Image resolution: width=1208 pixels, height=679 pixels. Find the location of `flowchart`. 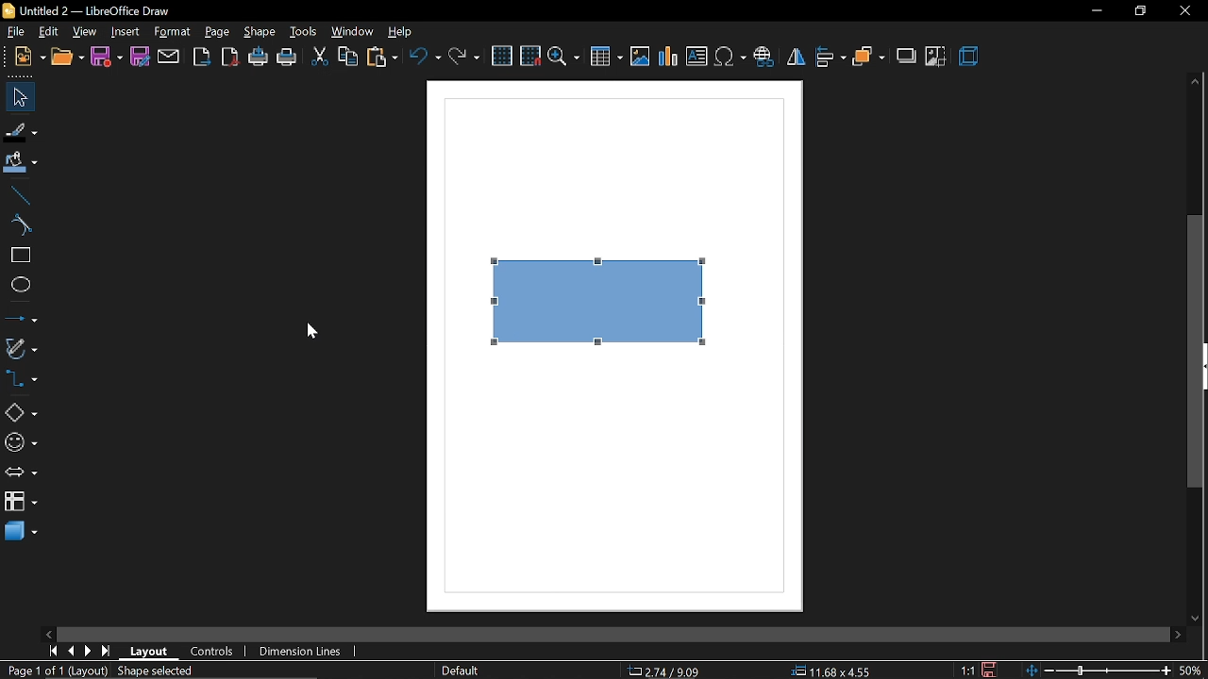

flowchart is located at coordinates (20, 501).